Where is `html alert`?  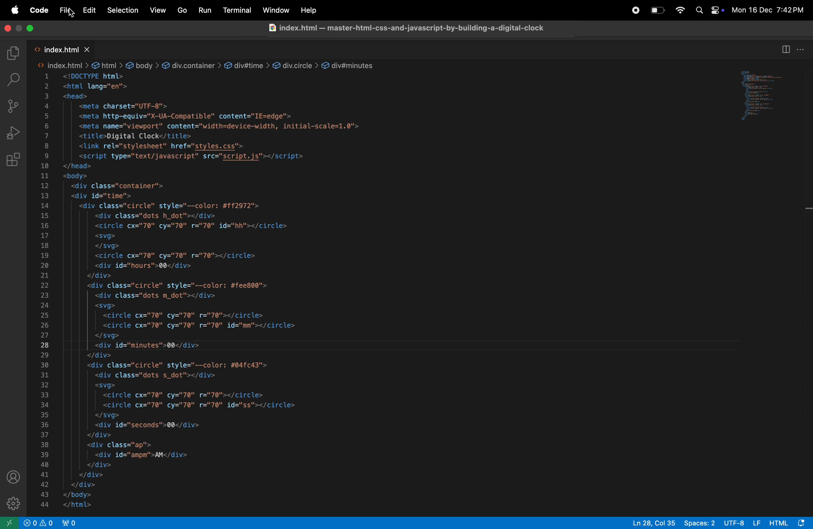 html alert is located at coordinates (788, 523).